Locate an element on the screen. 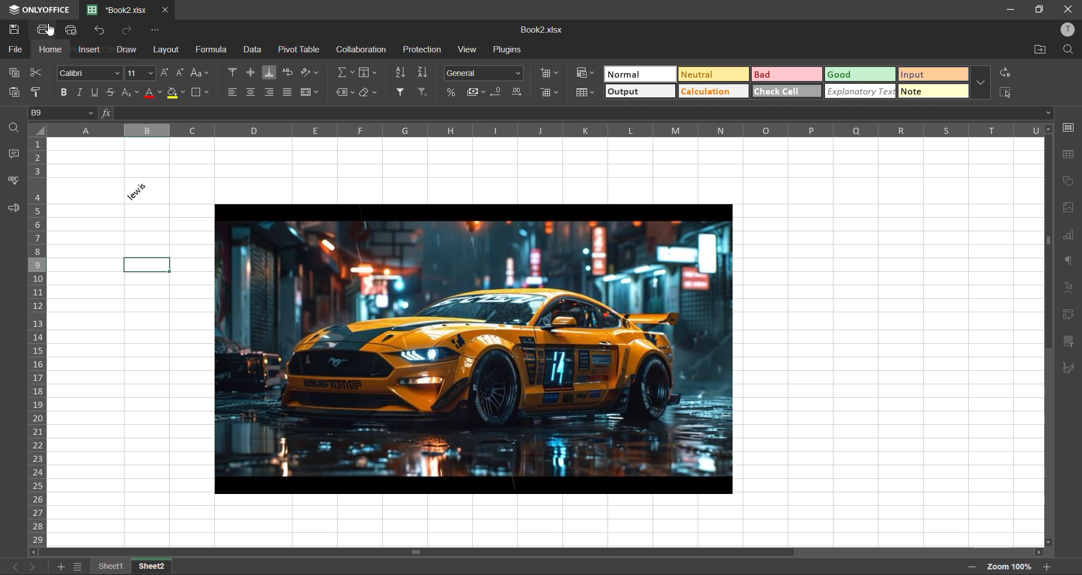 The image size is (1082, 575). sheet list is located at coordinates (78, 568).